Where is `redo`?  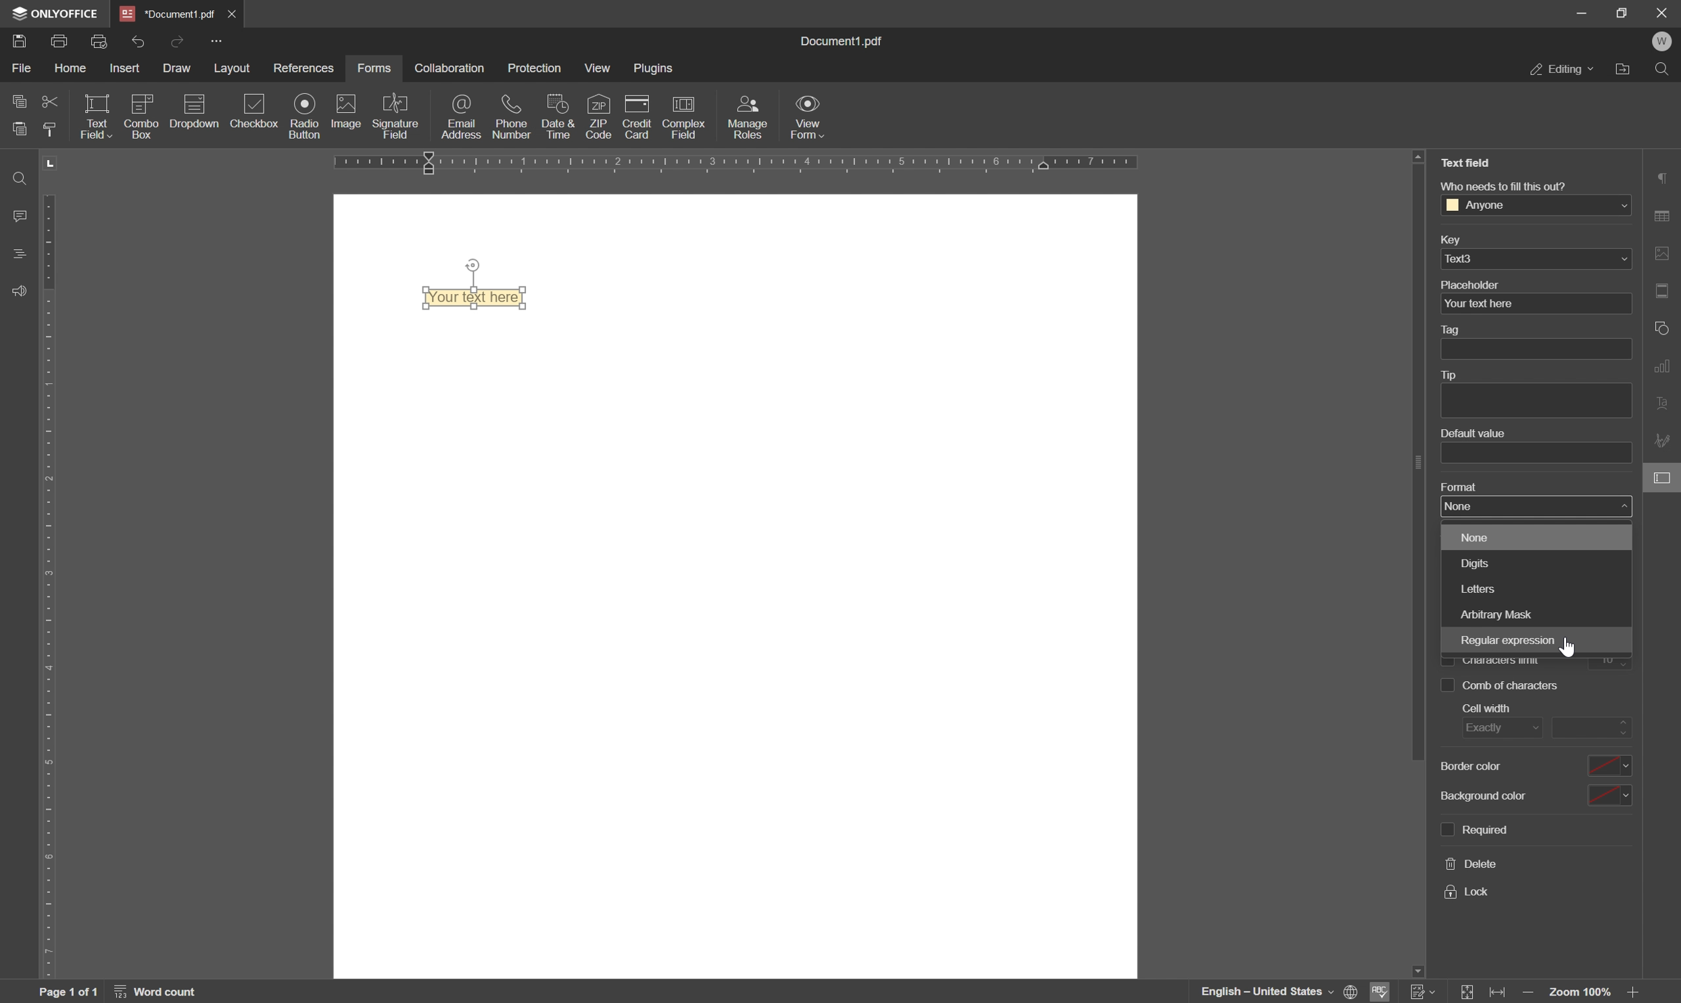
redo is located at coordinates (178, 40).